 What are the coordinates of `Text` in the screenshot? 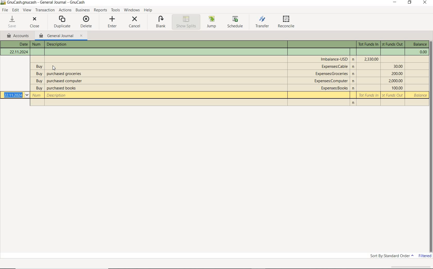 It's located at (335, 59).